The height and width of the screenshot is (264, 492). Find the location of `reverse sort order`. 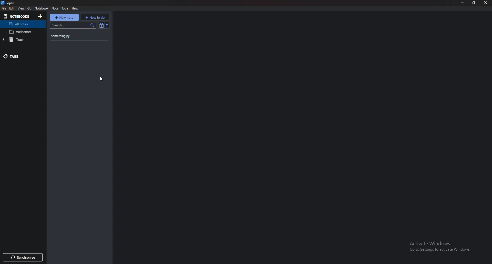

reverse sort order is located at coordinates (107, 25).